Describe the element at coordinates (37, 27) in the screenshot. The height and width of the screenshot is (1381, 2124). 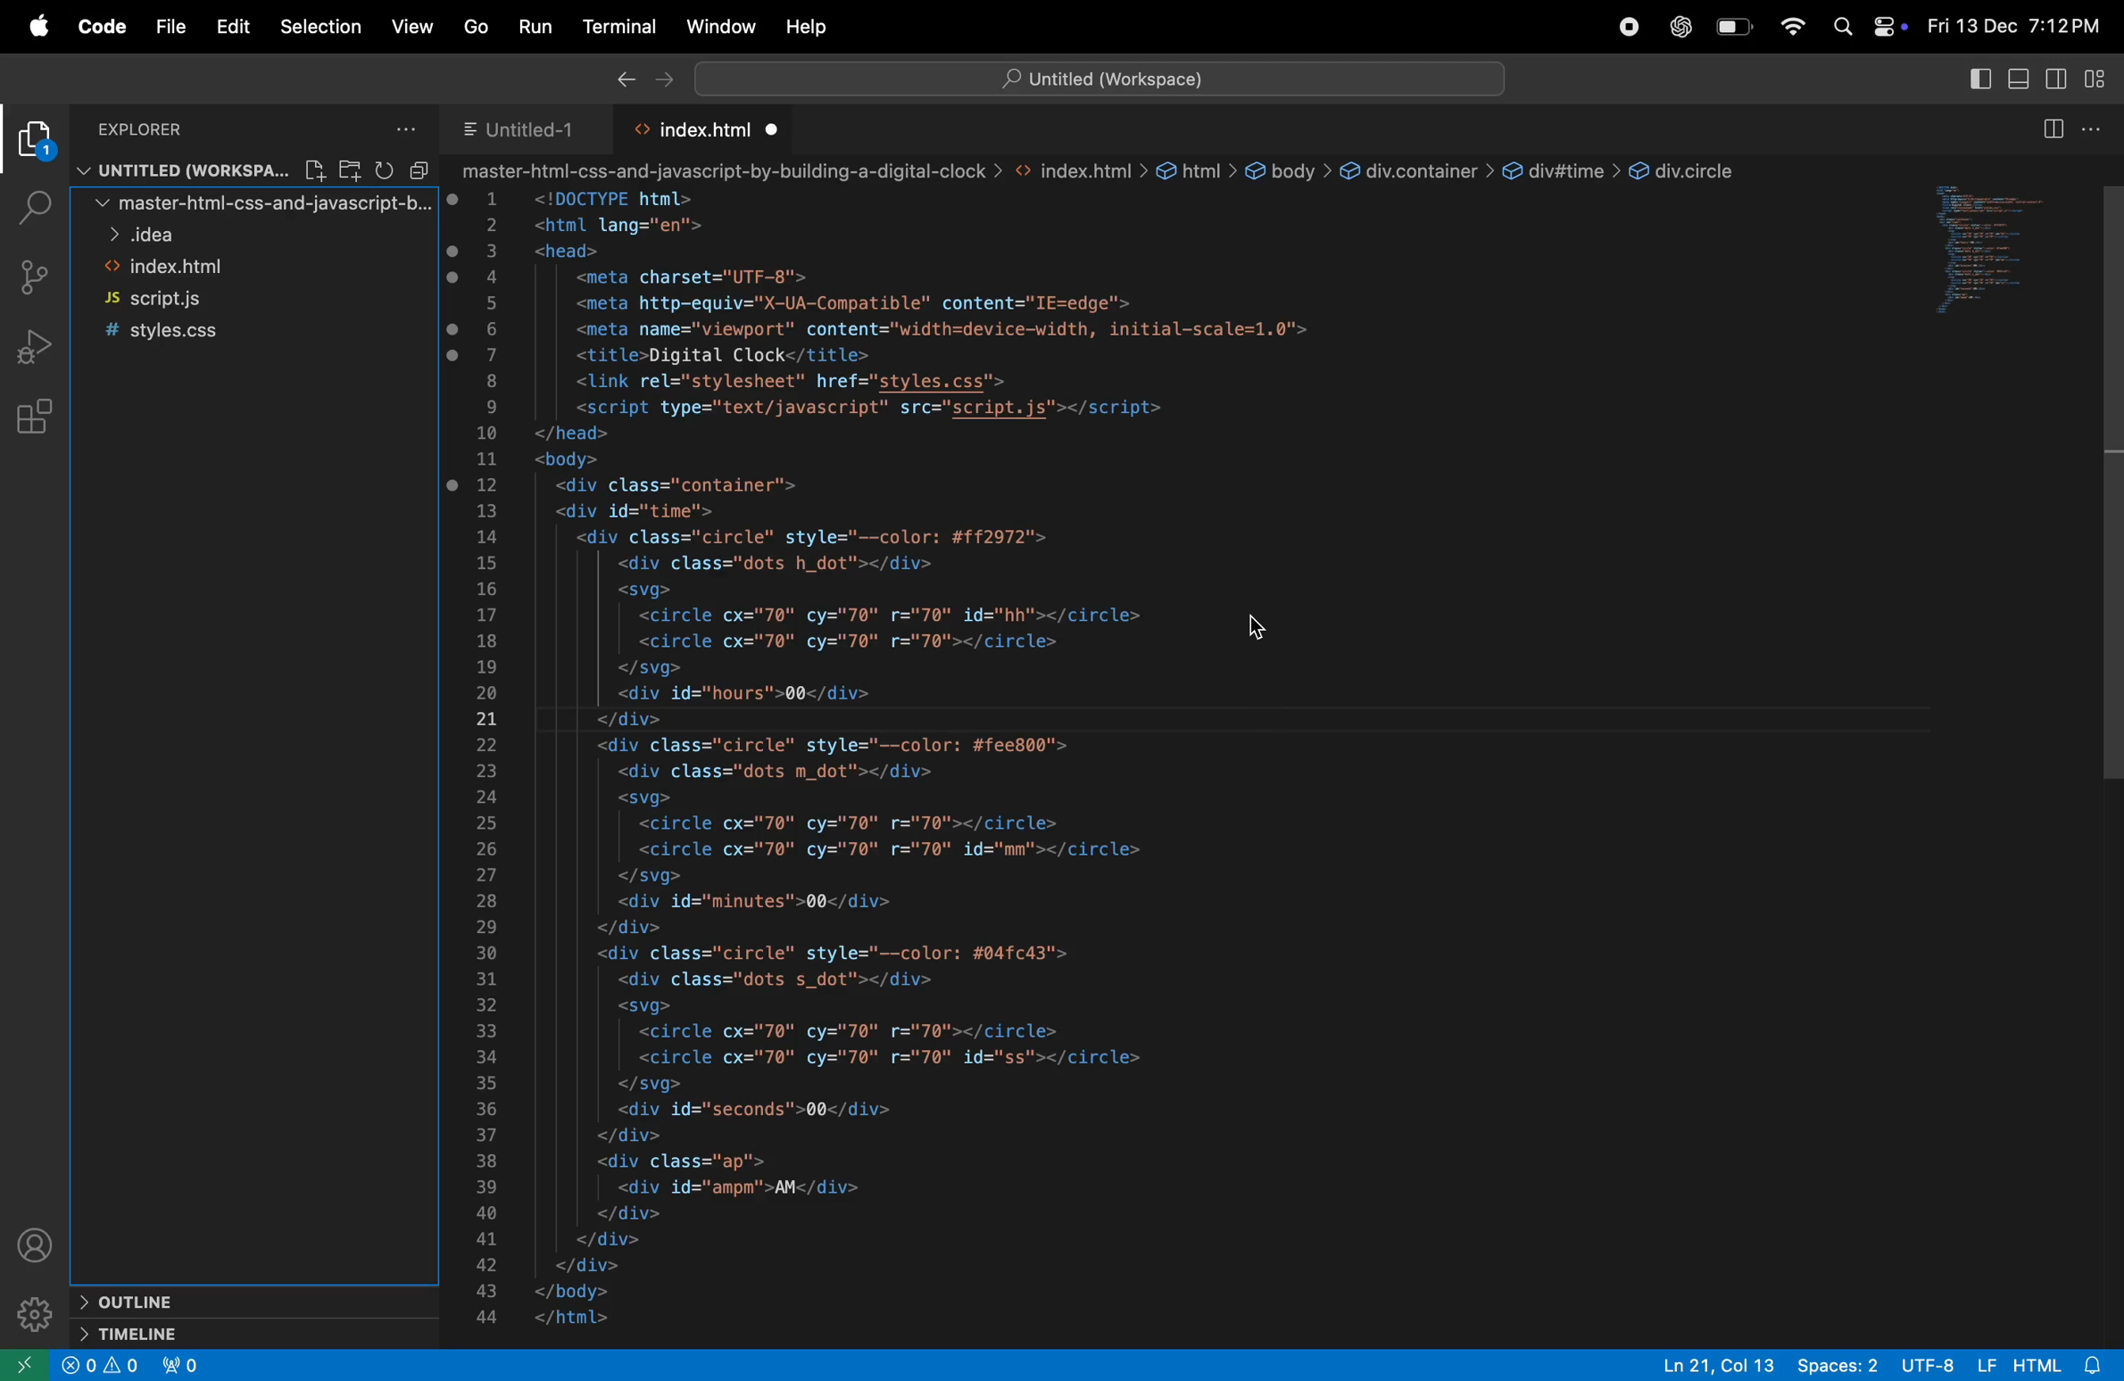
I see `apple menu` at that location.